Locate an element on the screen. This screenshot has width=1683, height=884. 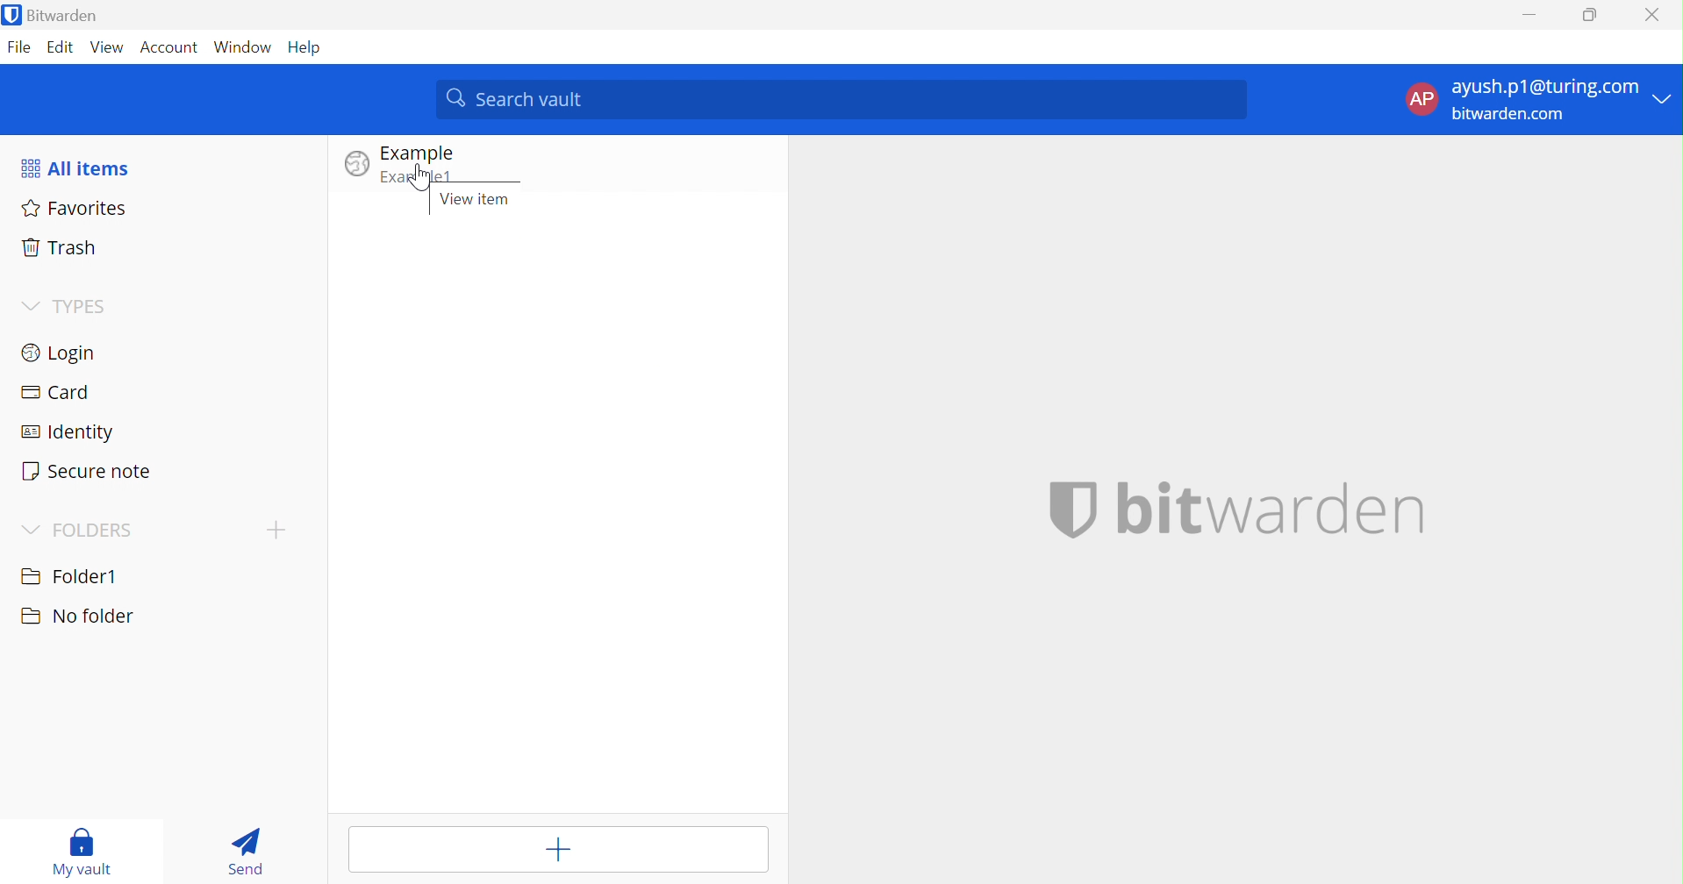
View is located at coordinates (109, 46).